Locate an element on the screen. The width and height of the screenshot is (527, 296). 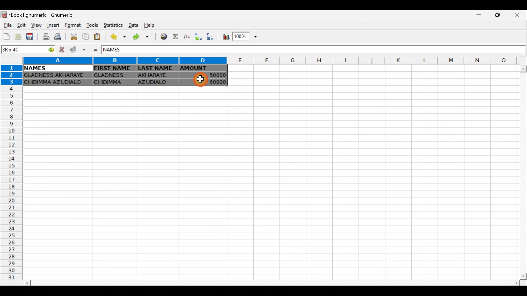
Sort Descending order is located at coordinates (209, 36).